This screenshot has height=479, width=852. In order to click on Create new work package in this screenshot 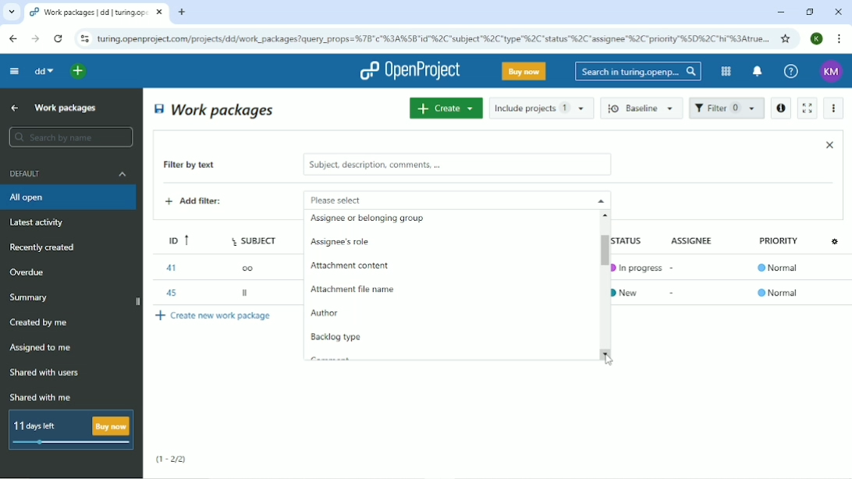, I will do `click(215, 315)`.